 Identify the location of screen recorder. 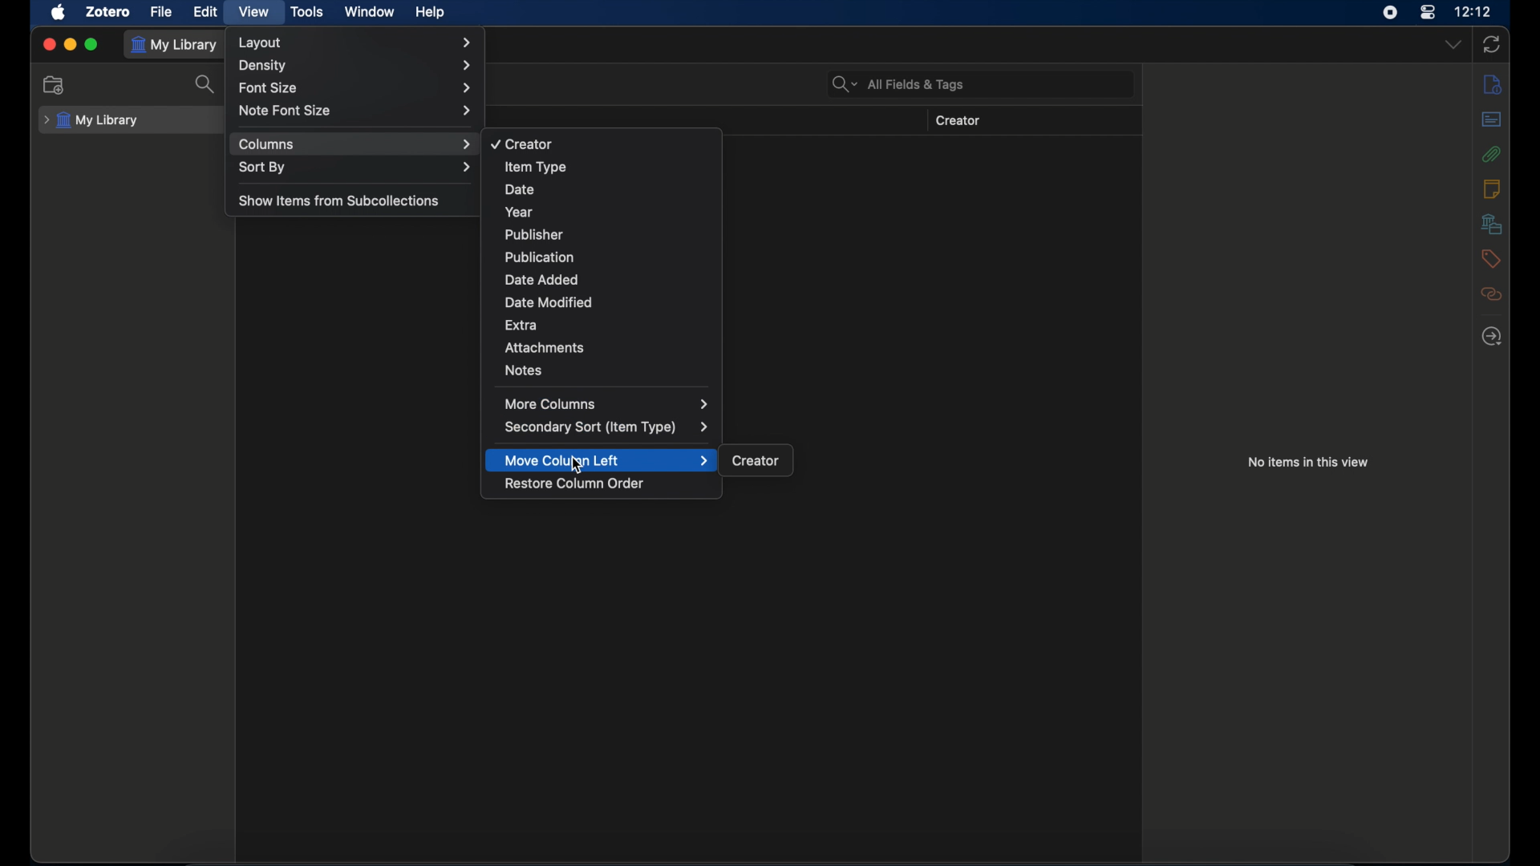
(1389, 12).